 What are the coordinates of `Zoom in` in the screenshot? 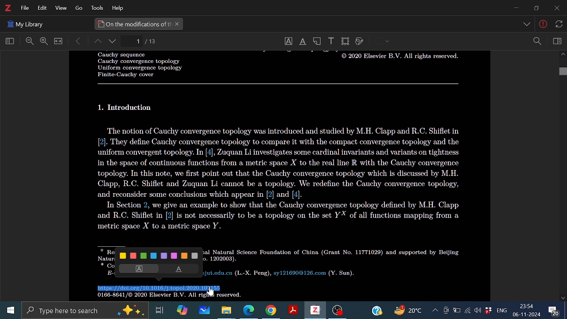 It's located at (43, 41).